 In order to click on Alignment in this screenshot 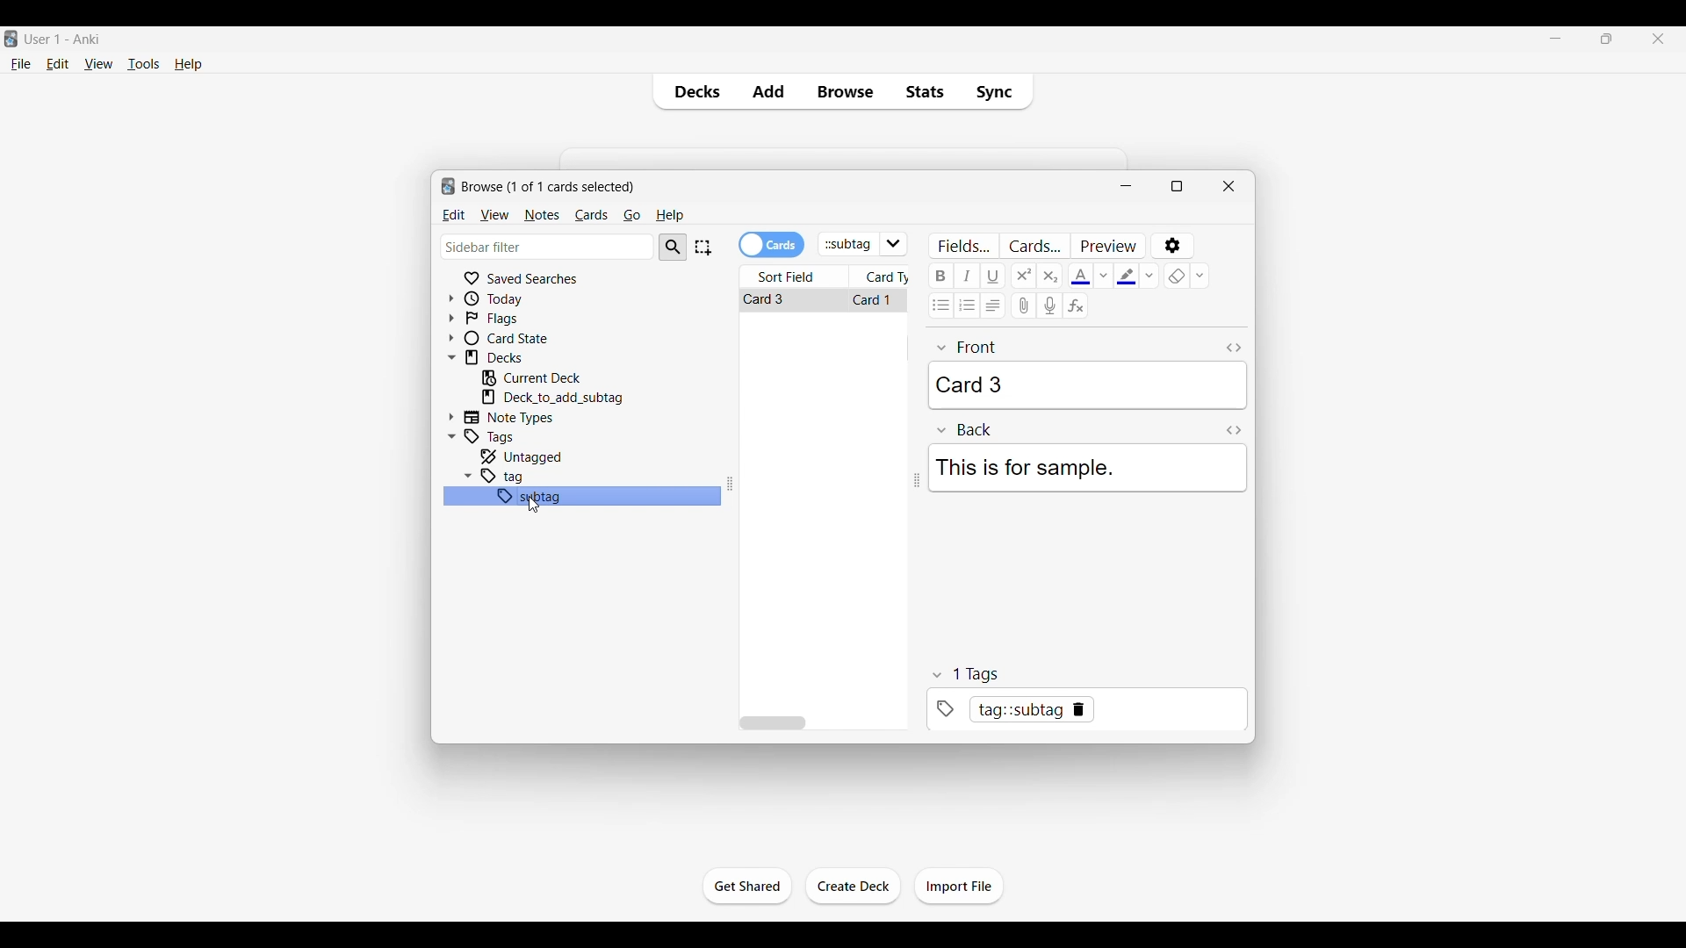, I will do `click(992, 305)`.